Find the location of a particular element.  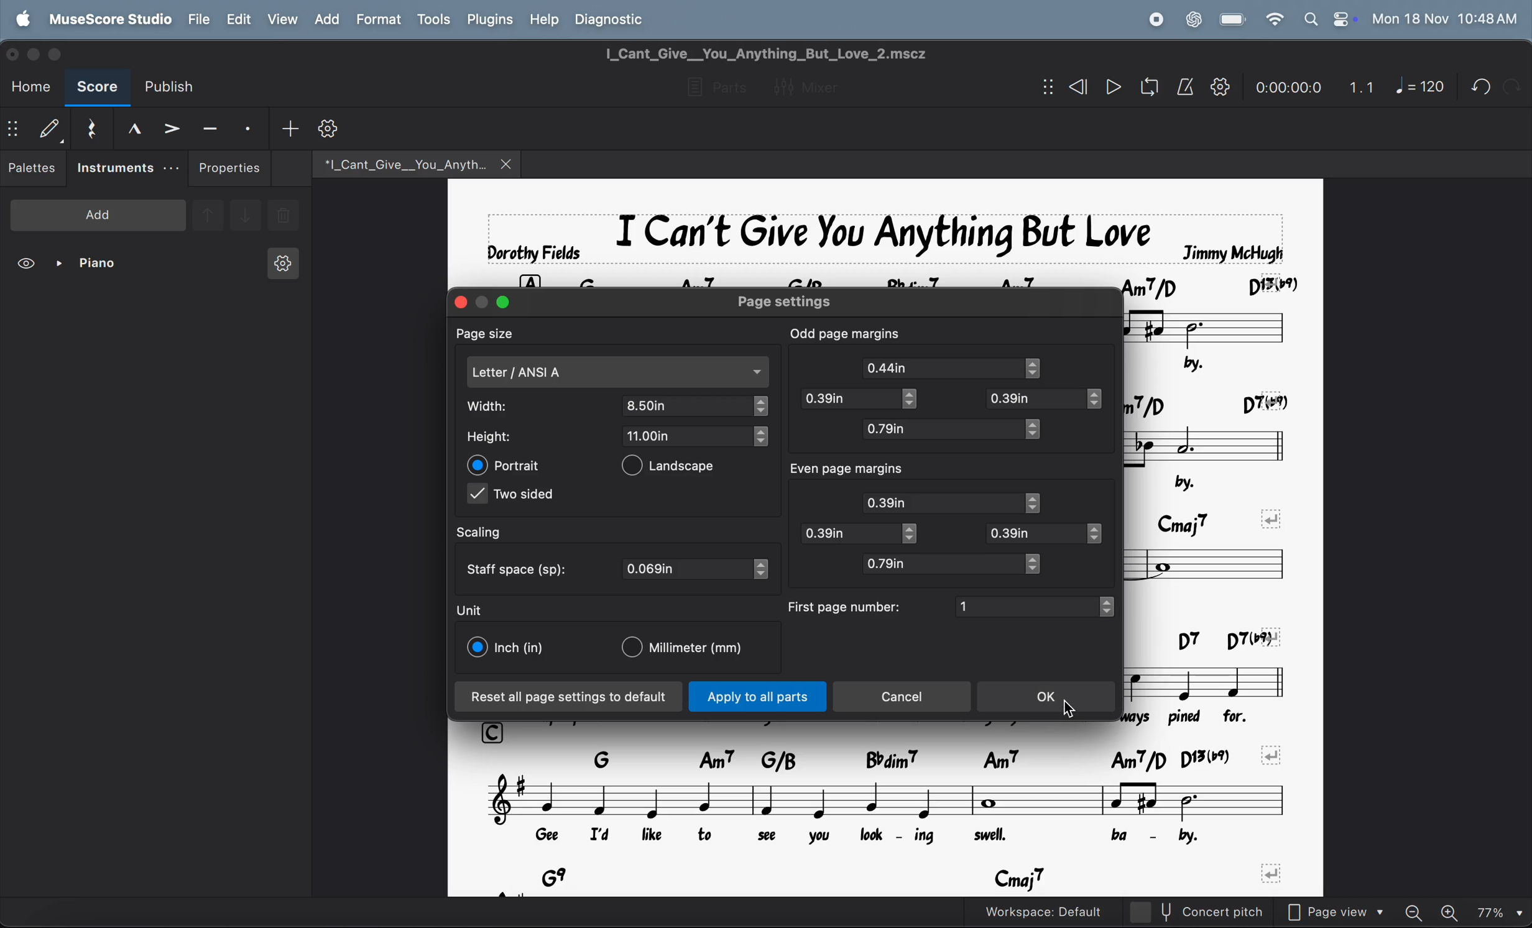

add is located at coordinates (290, 127).